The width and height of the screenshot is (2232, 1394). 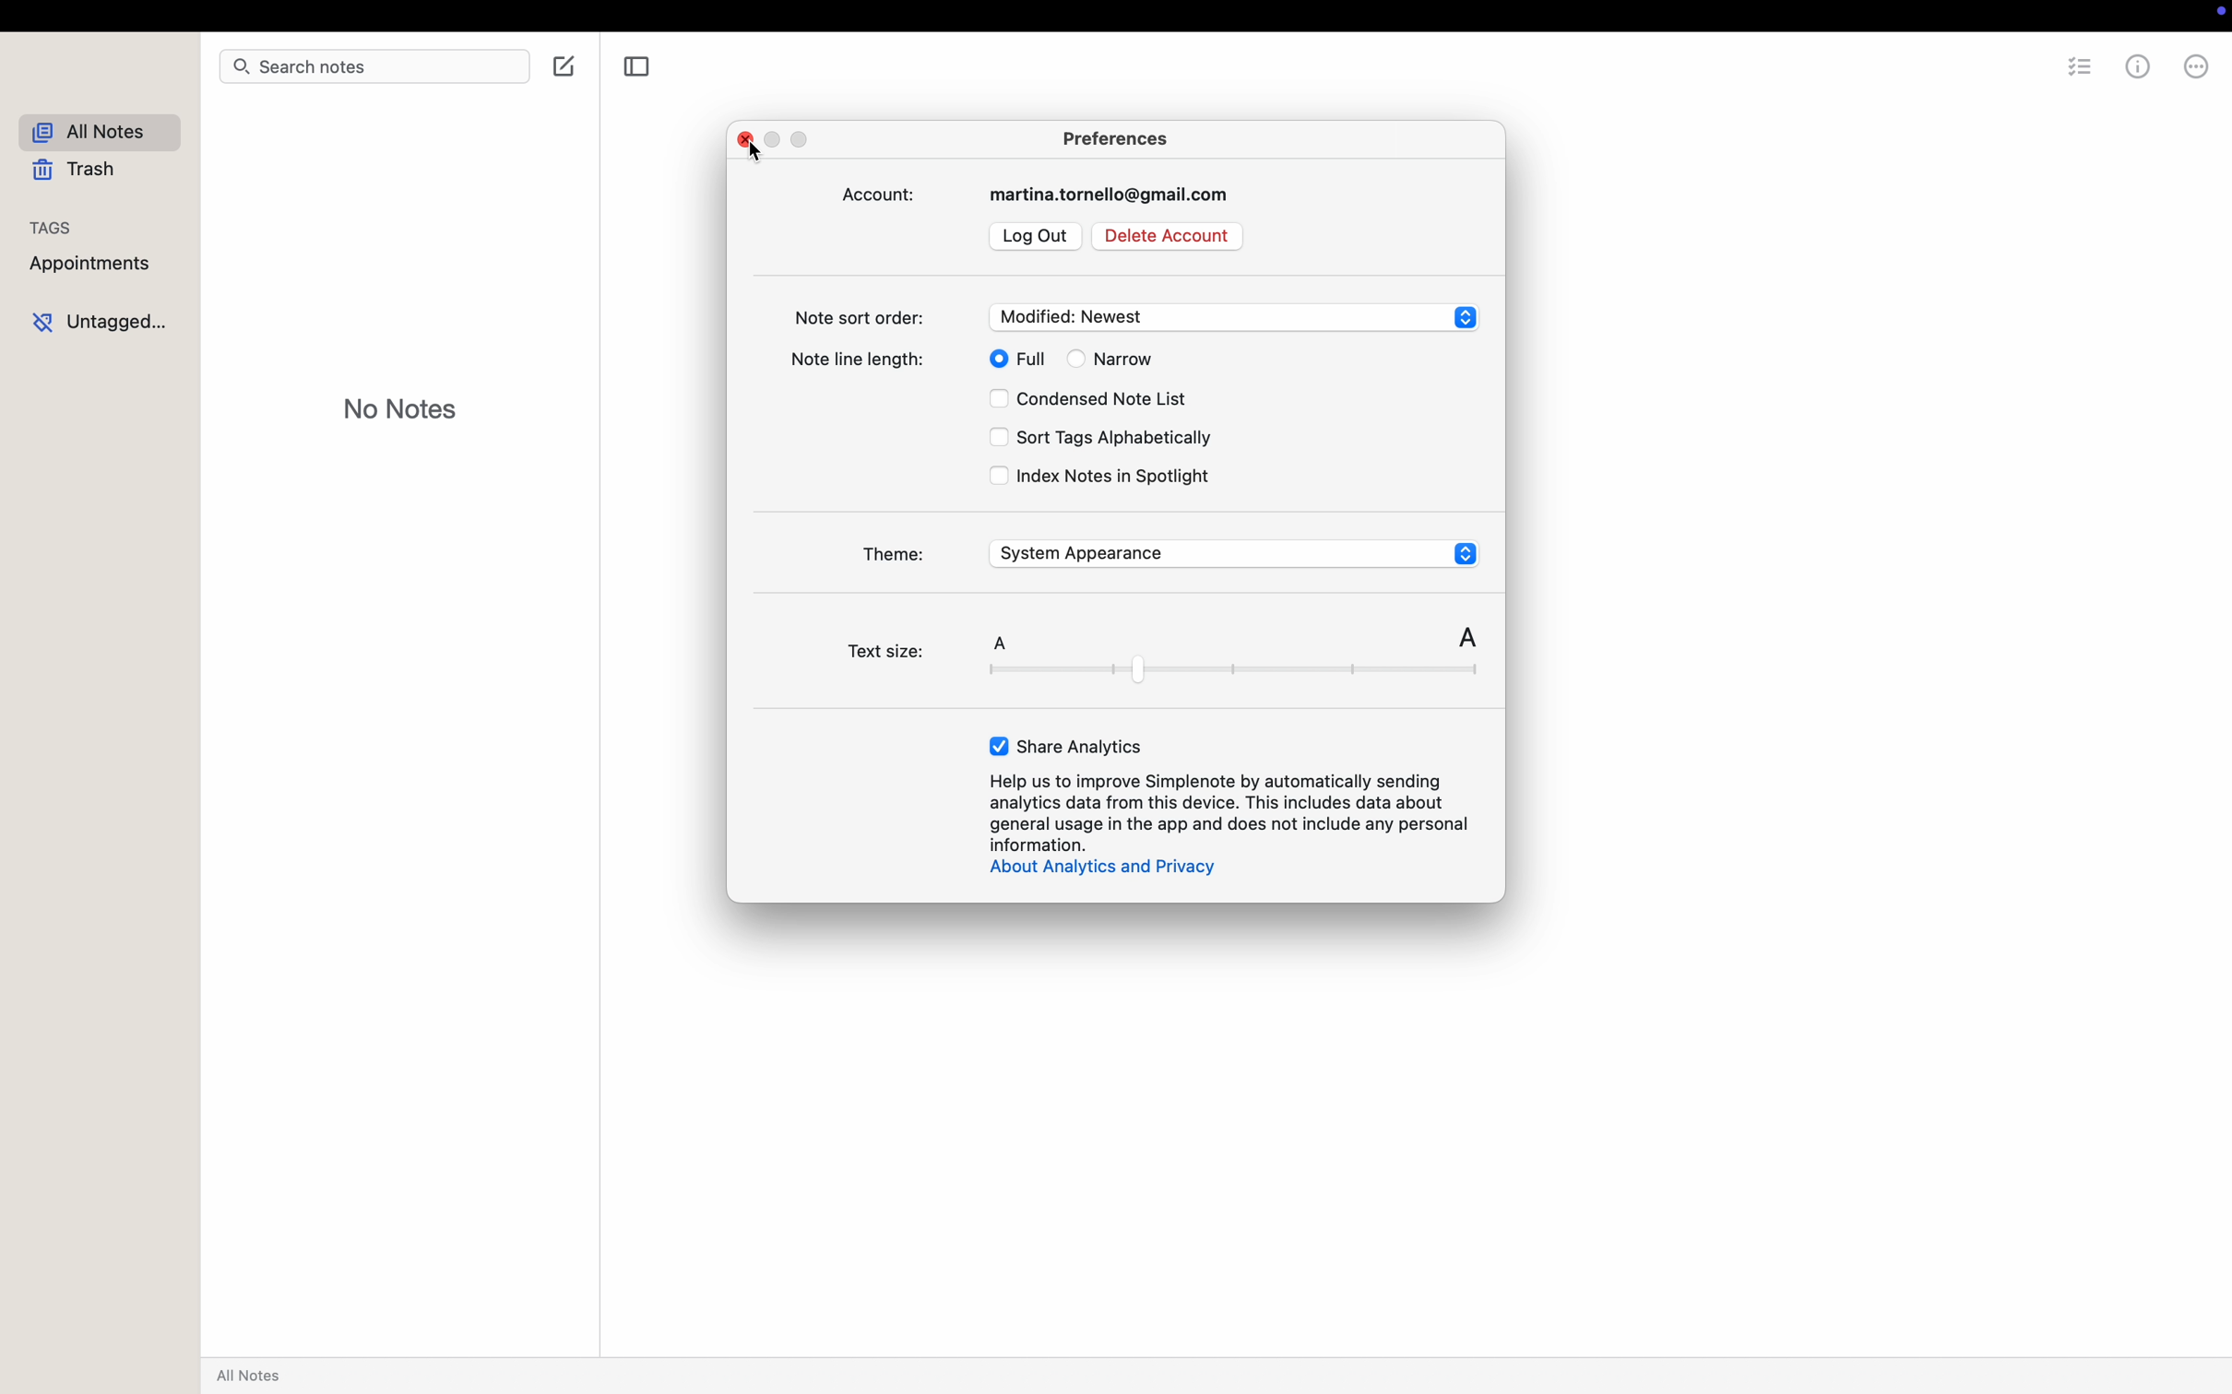 What do you see at coordinates (1117, 359) in the screenshot?
I see `narrow` at bounding box center [1117, 359].